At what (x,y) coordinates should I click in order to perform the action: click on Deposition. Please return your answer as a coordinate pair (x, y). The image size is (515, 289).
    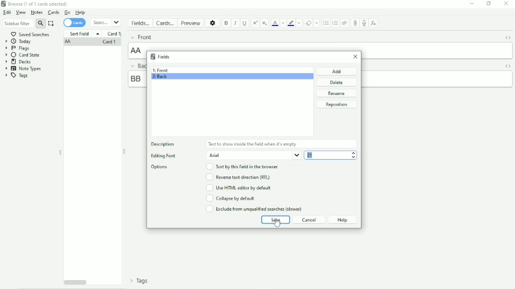
    Looking at the image, I should click on (165, 144).